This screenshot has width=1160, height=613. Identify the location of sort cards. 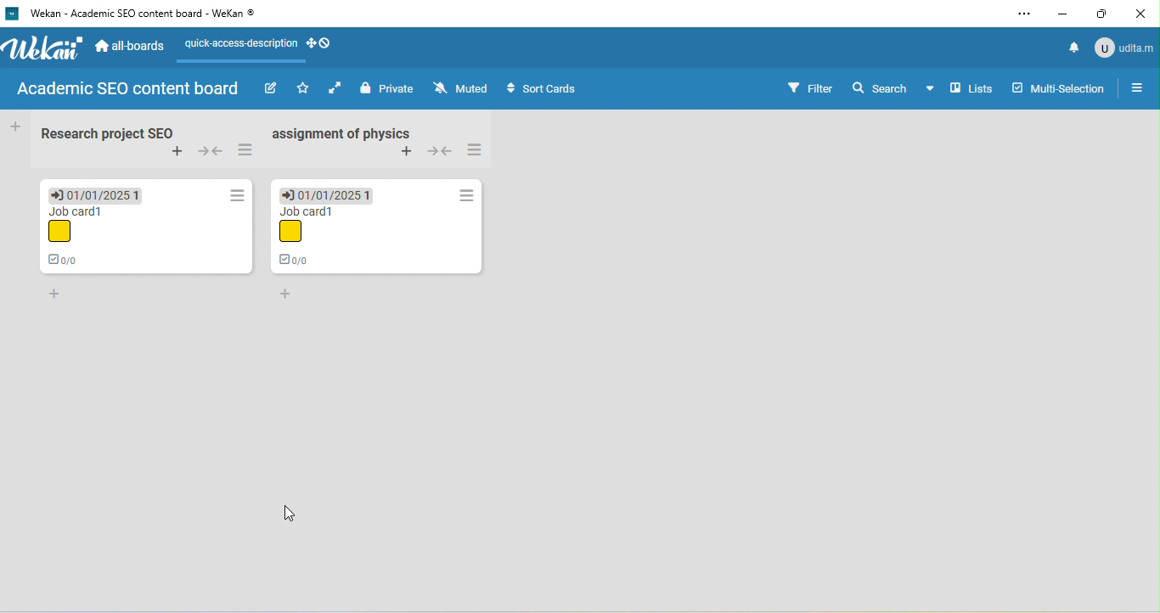
(547, 91).